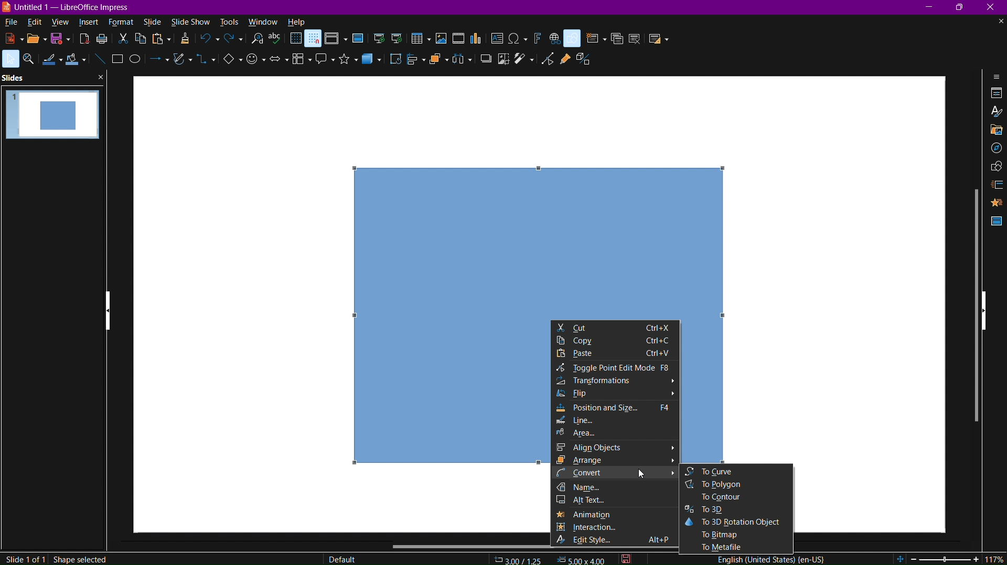 This screenshot has width=1007, height=565. I want to click on Paste, so click(161, 41).